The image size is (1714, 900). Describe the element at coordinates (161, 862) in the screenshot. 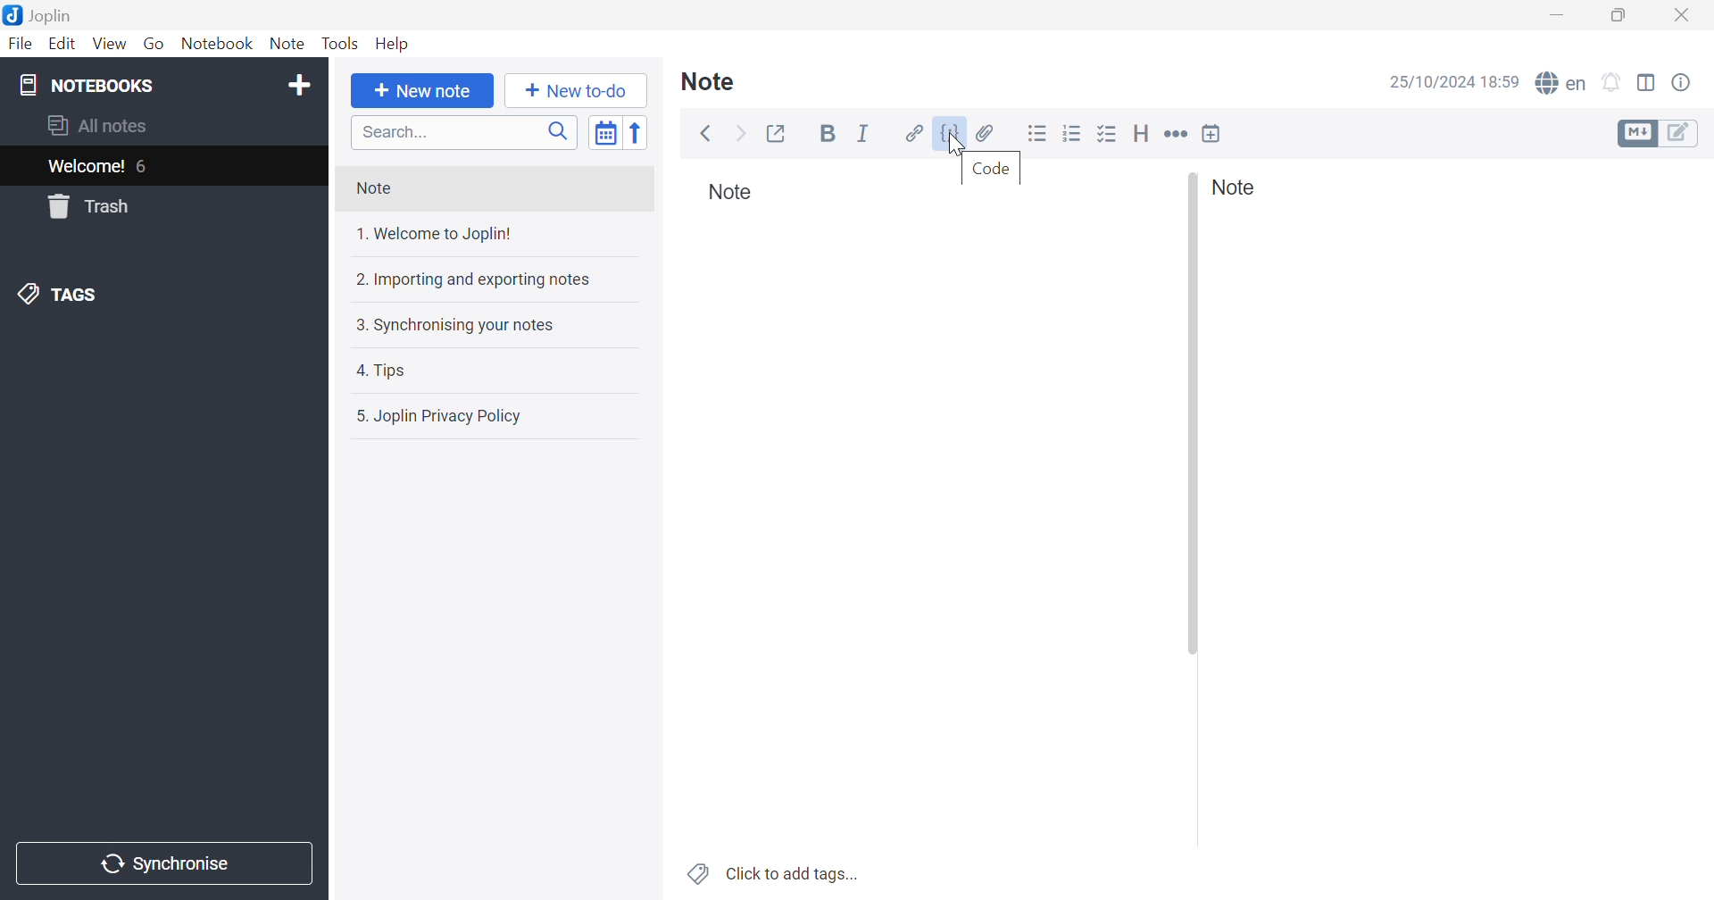

I see `Synchronise` at that location.